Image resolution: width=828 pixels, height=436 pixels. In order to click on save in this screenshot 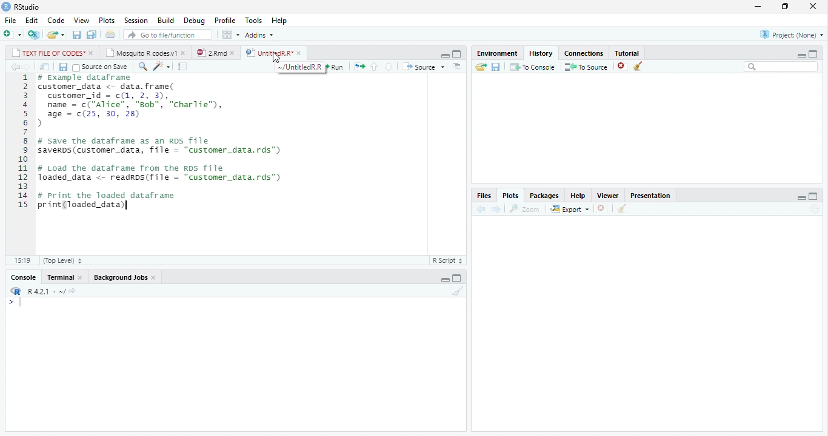, I will do `click(77, 35)`.